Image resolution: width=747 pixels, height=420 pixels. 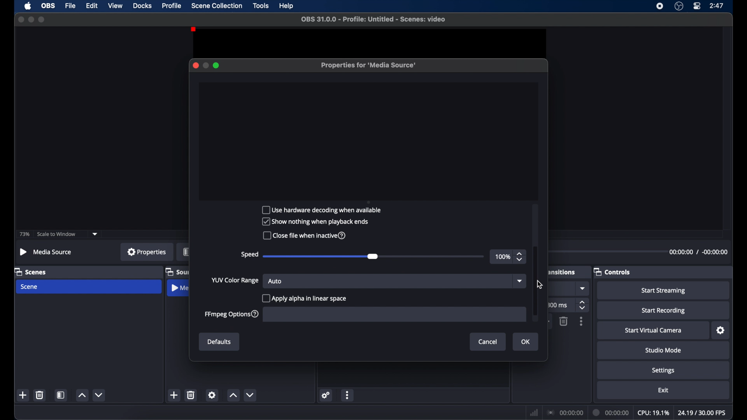 I want to click on delete, so click(x=563, y=321).